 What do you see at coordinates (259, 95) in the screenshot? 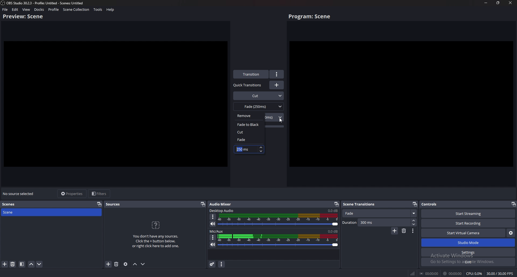
I see `Cut` at bounding box center [259, 95].